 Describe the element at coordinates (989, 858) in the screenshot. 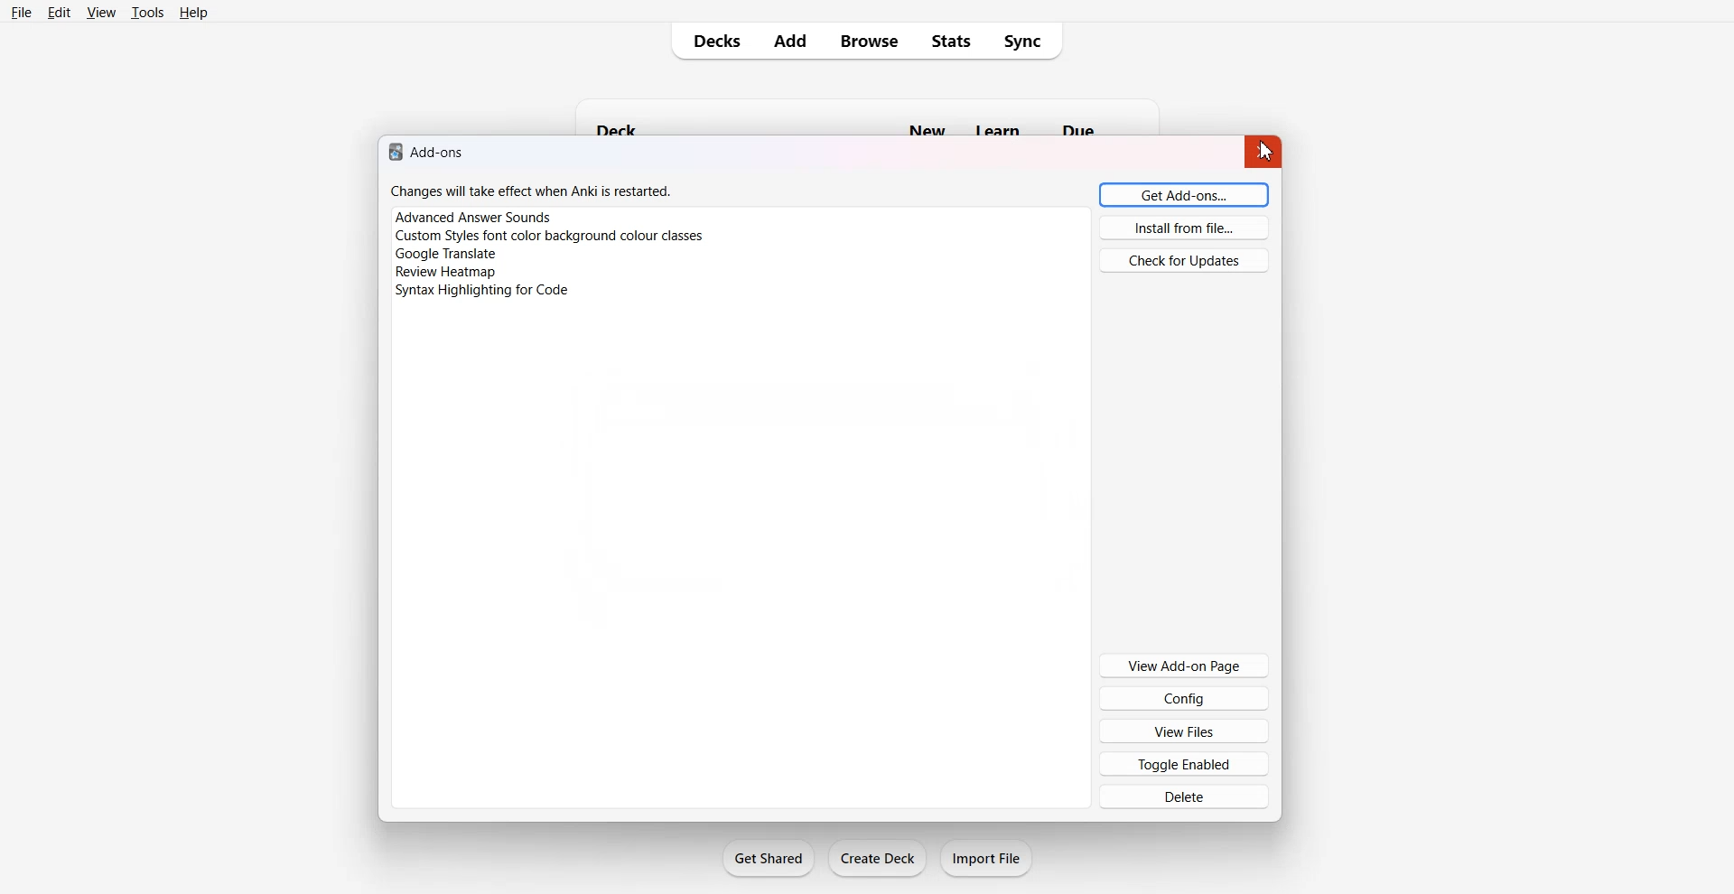

I see `Import File` at that location.